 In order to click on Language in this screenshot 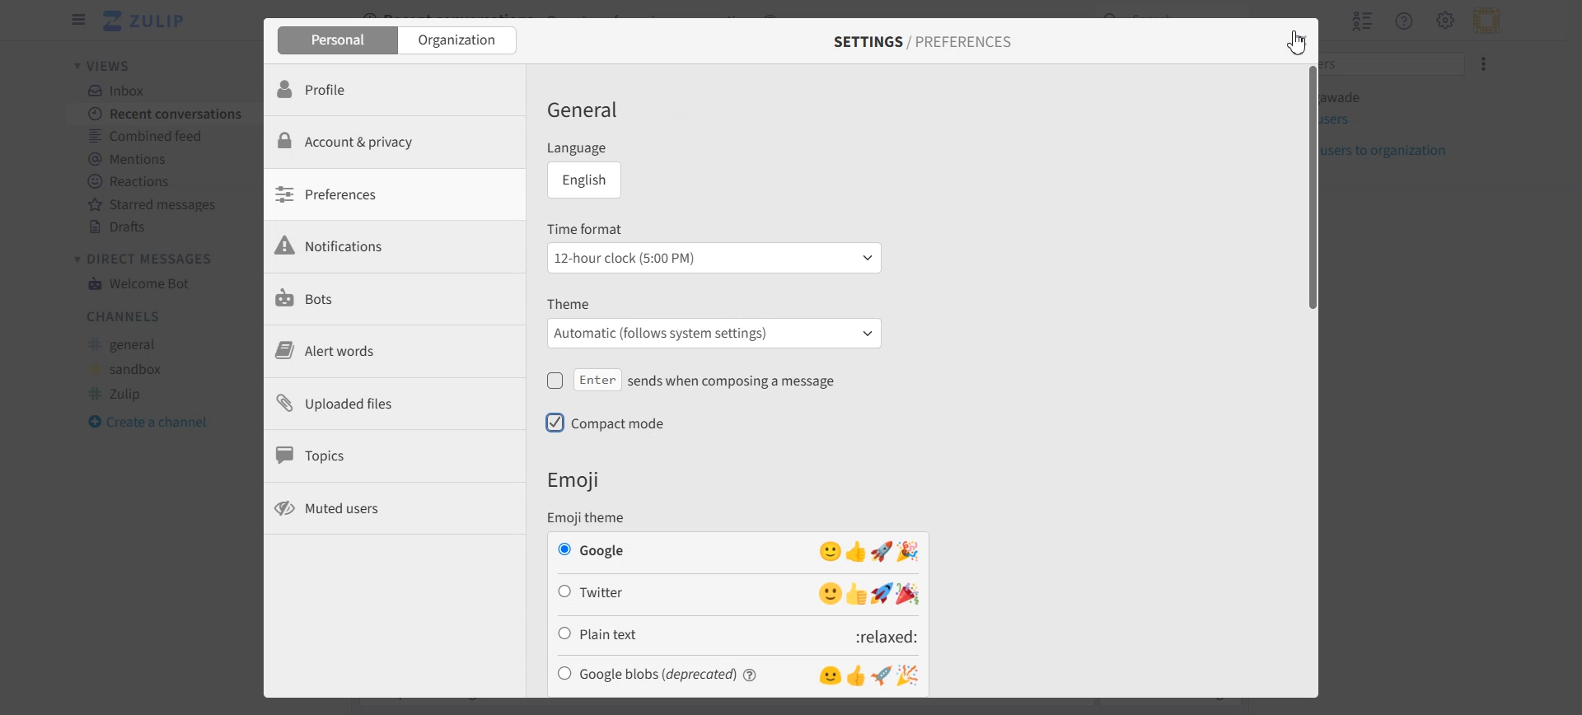, I will do `click(634, 147)`.